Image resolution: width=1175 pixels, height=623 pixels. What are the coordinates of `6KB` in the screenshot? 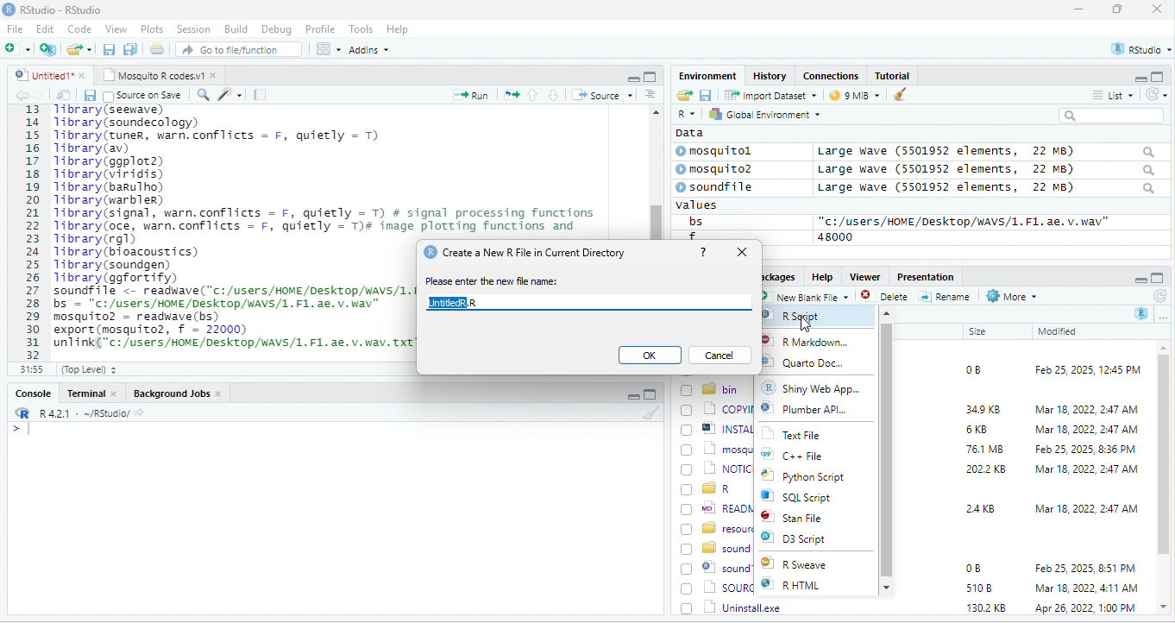 It's located at (977, 430).